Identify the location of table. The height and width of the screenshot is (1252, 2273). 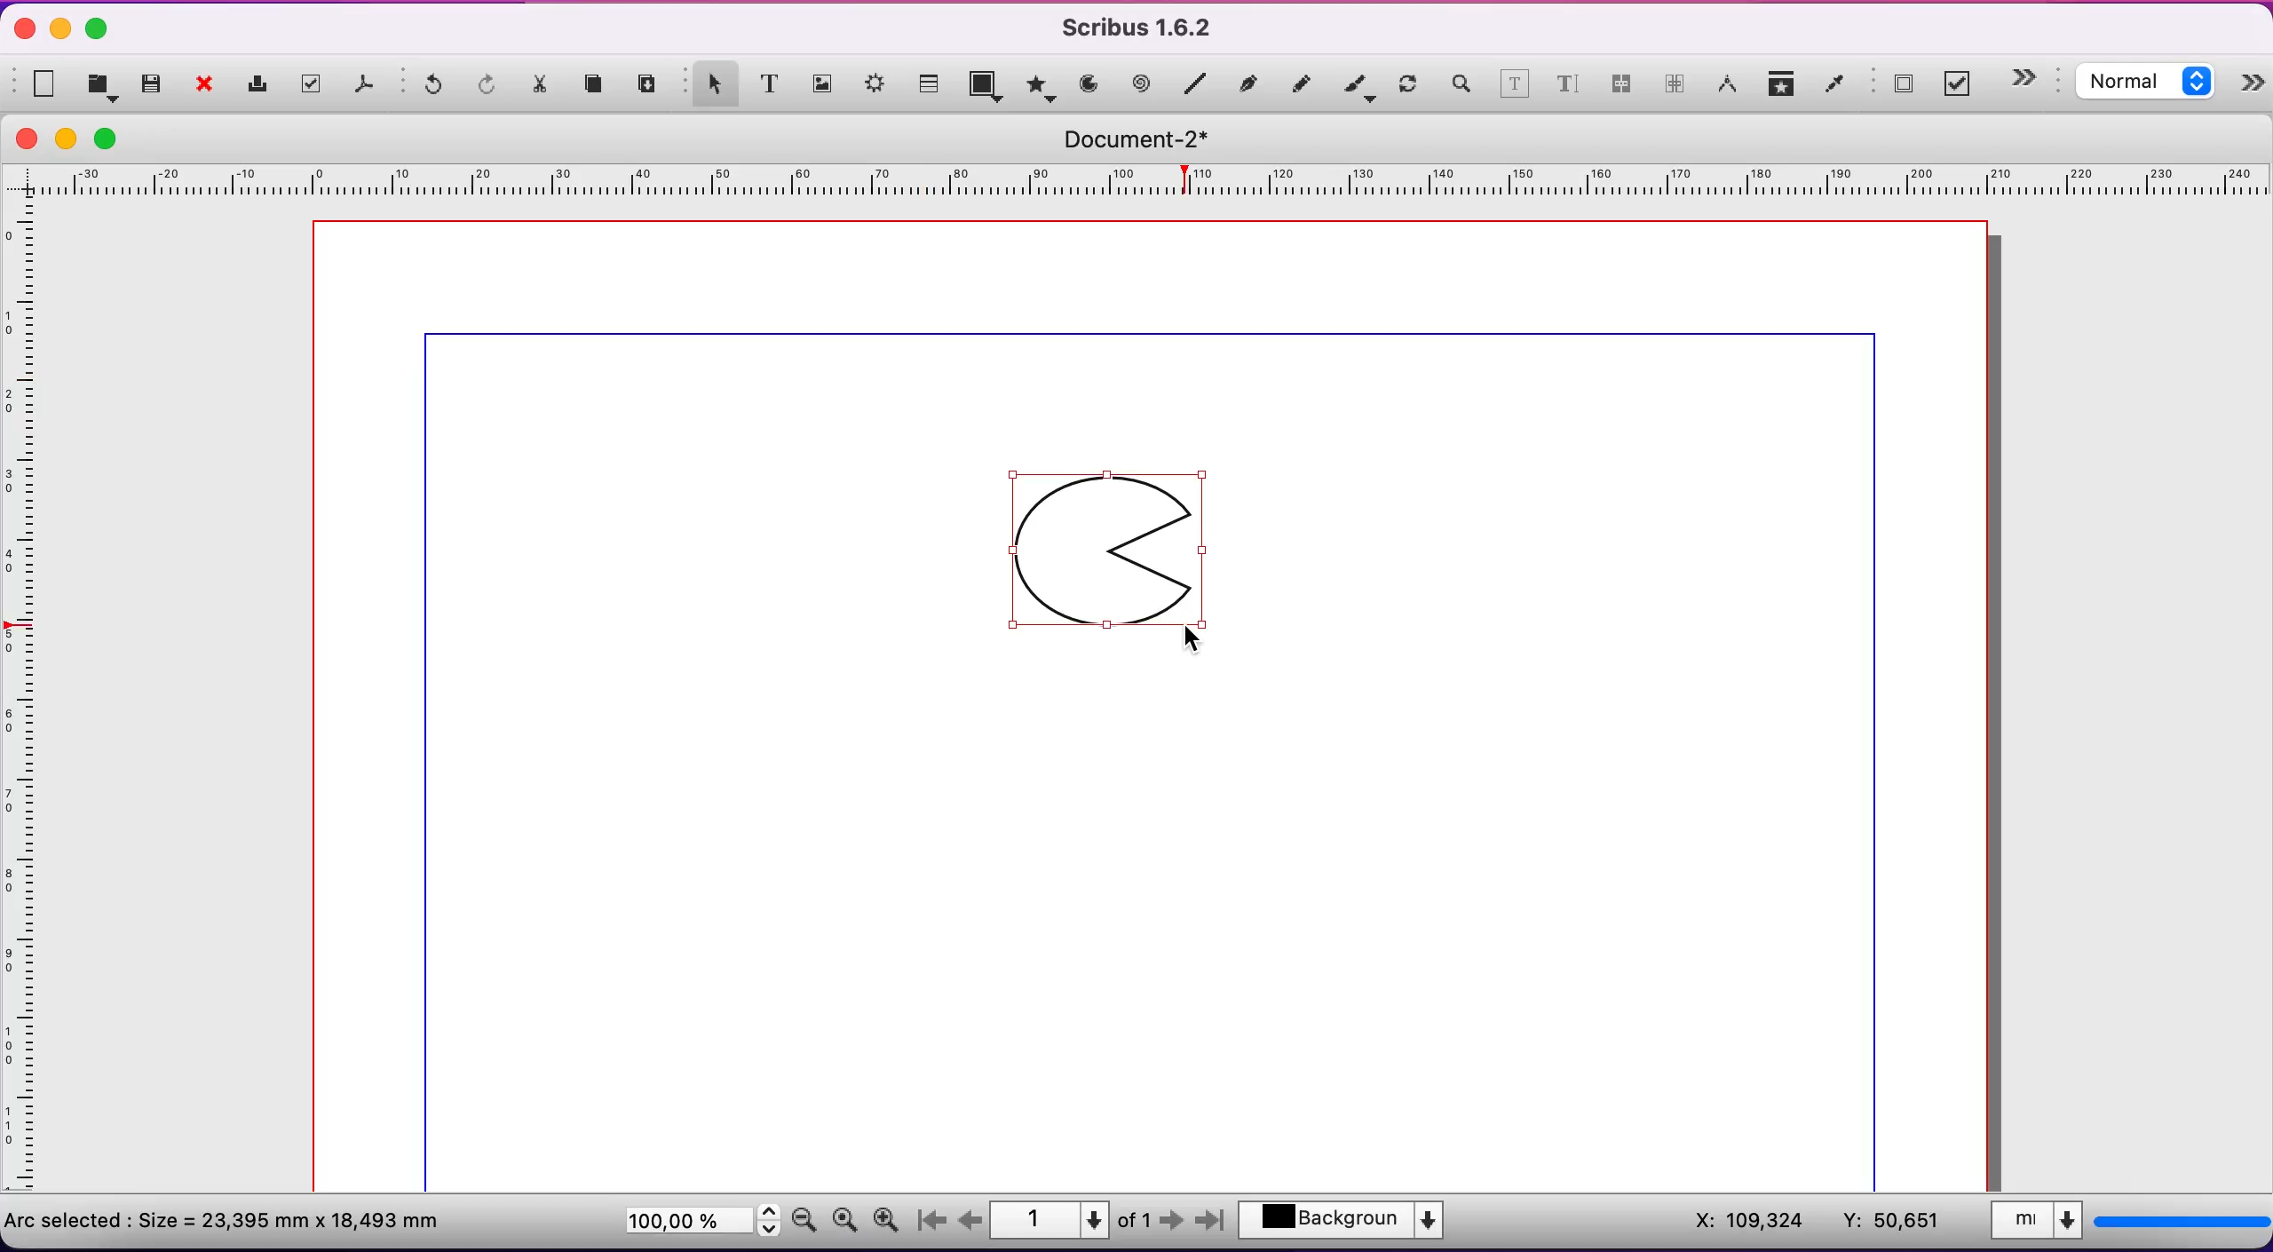
(931, 81).